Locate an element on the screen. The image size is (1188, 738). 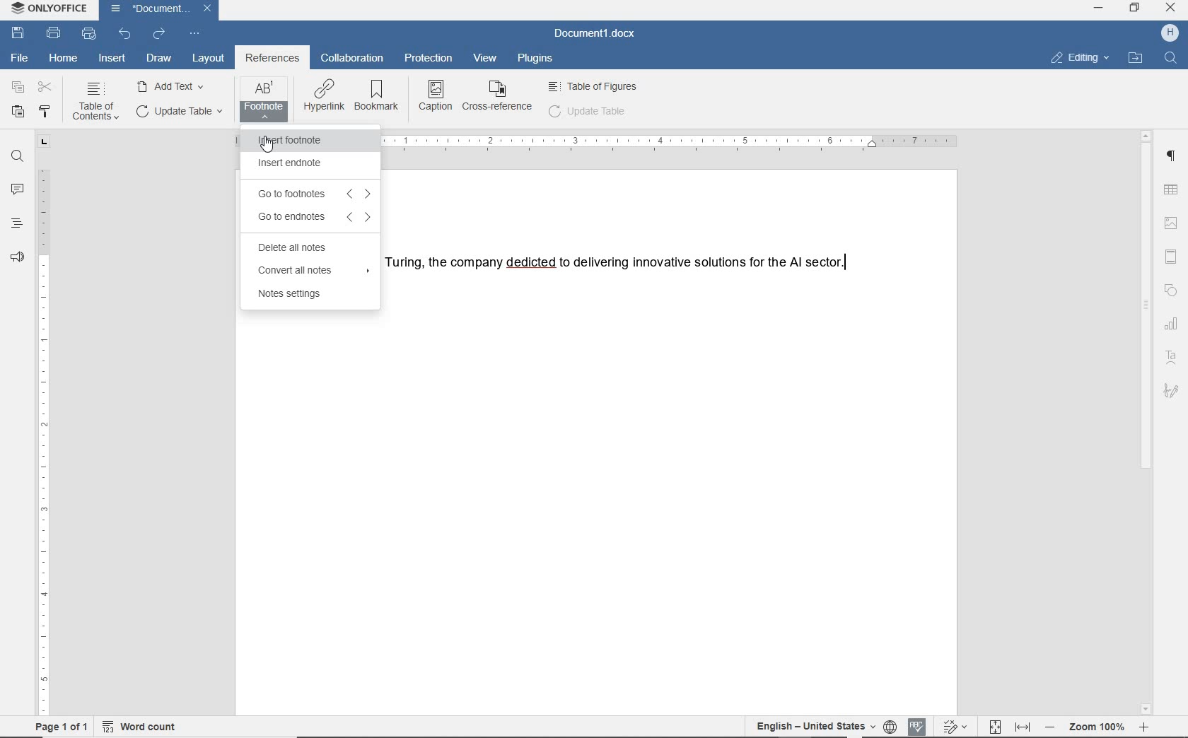
mouse pointer is located at coordinates (267, 144).